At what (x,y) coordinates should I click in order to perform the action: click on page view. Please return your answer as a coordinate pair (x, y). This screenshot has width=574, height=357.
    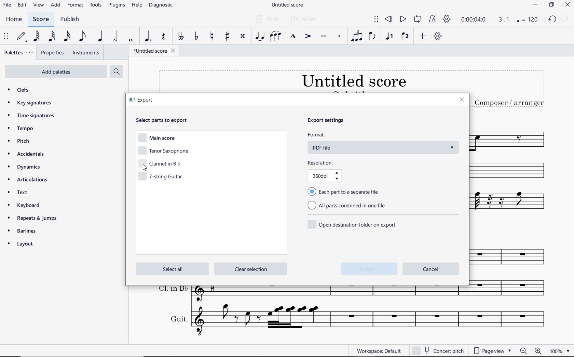
    Looking at the image, I should click on (492, 350).